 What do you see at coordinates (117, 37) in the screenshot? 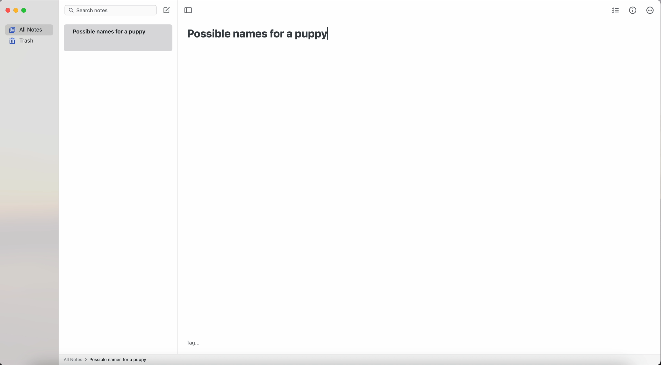
I see `possible names for a puppy note` at bounding box center [117, 37].